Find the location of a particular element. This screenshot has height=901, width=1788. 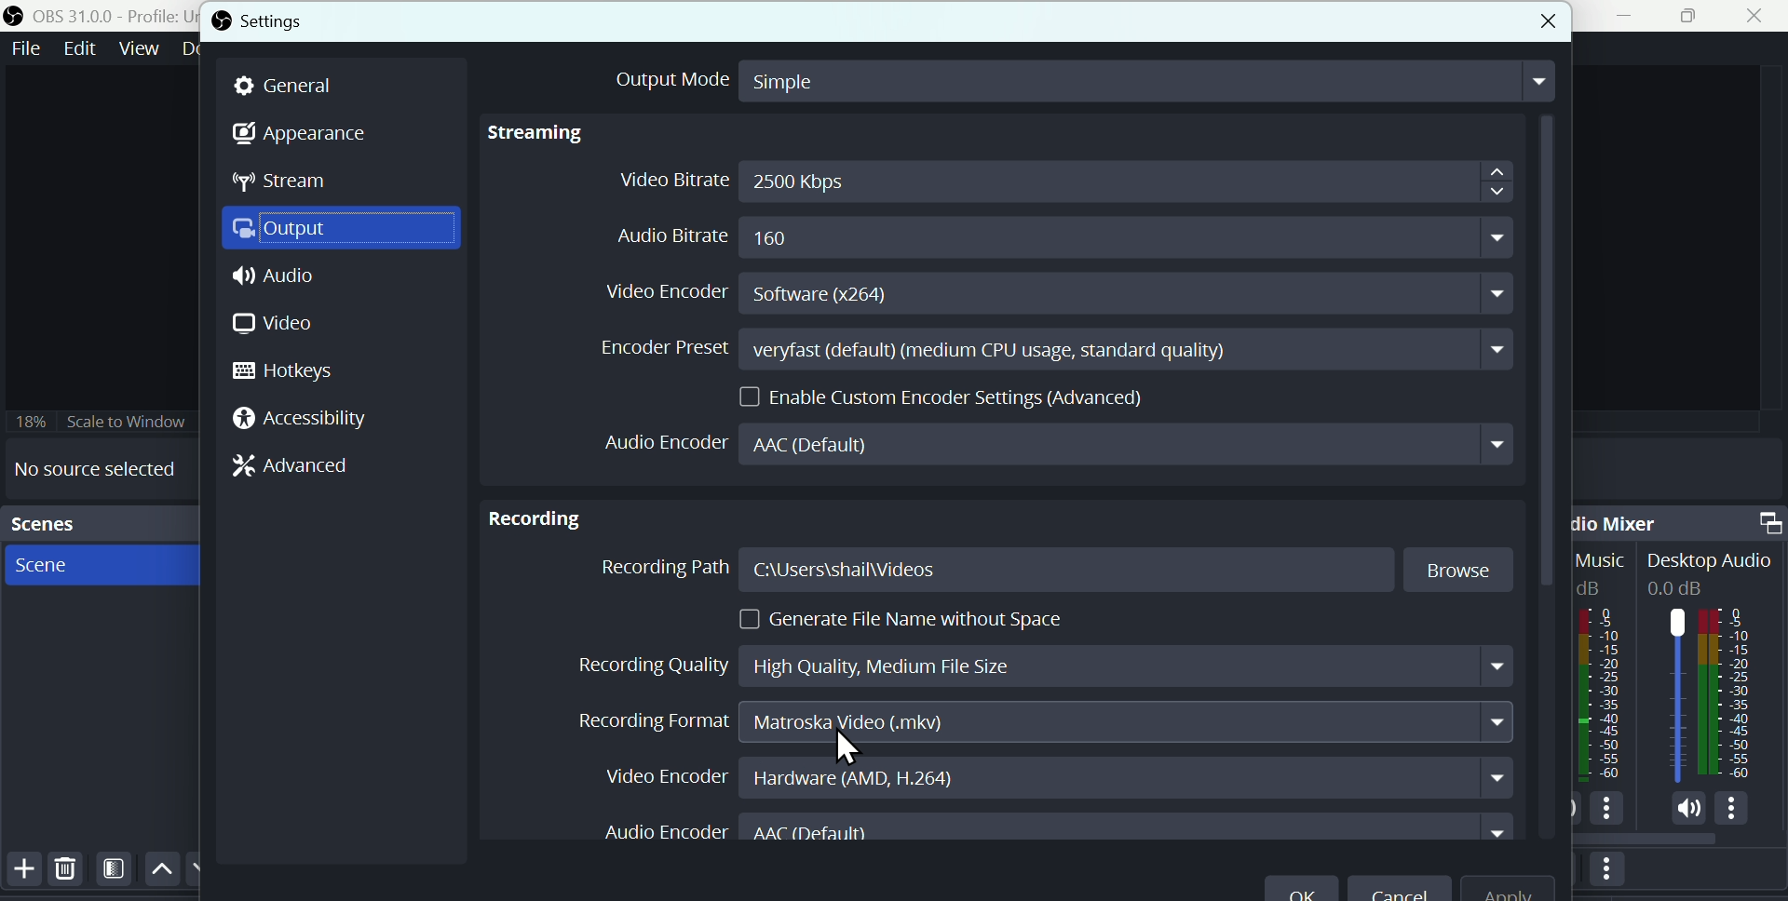

Output is located at coordinates (334, 226).